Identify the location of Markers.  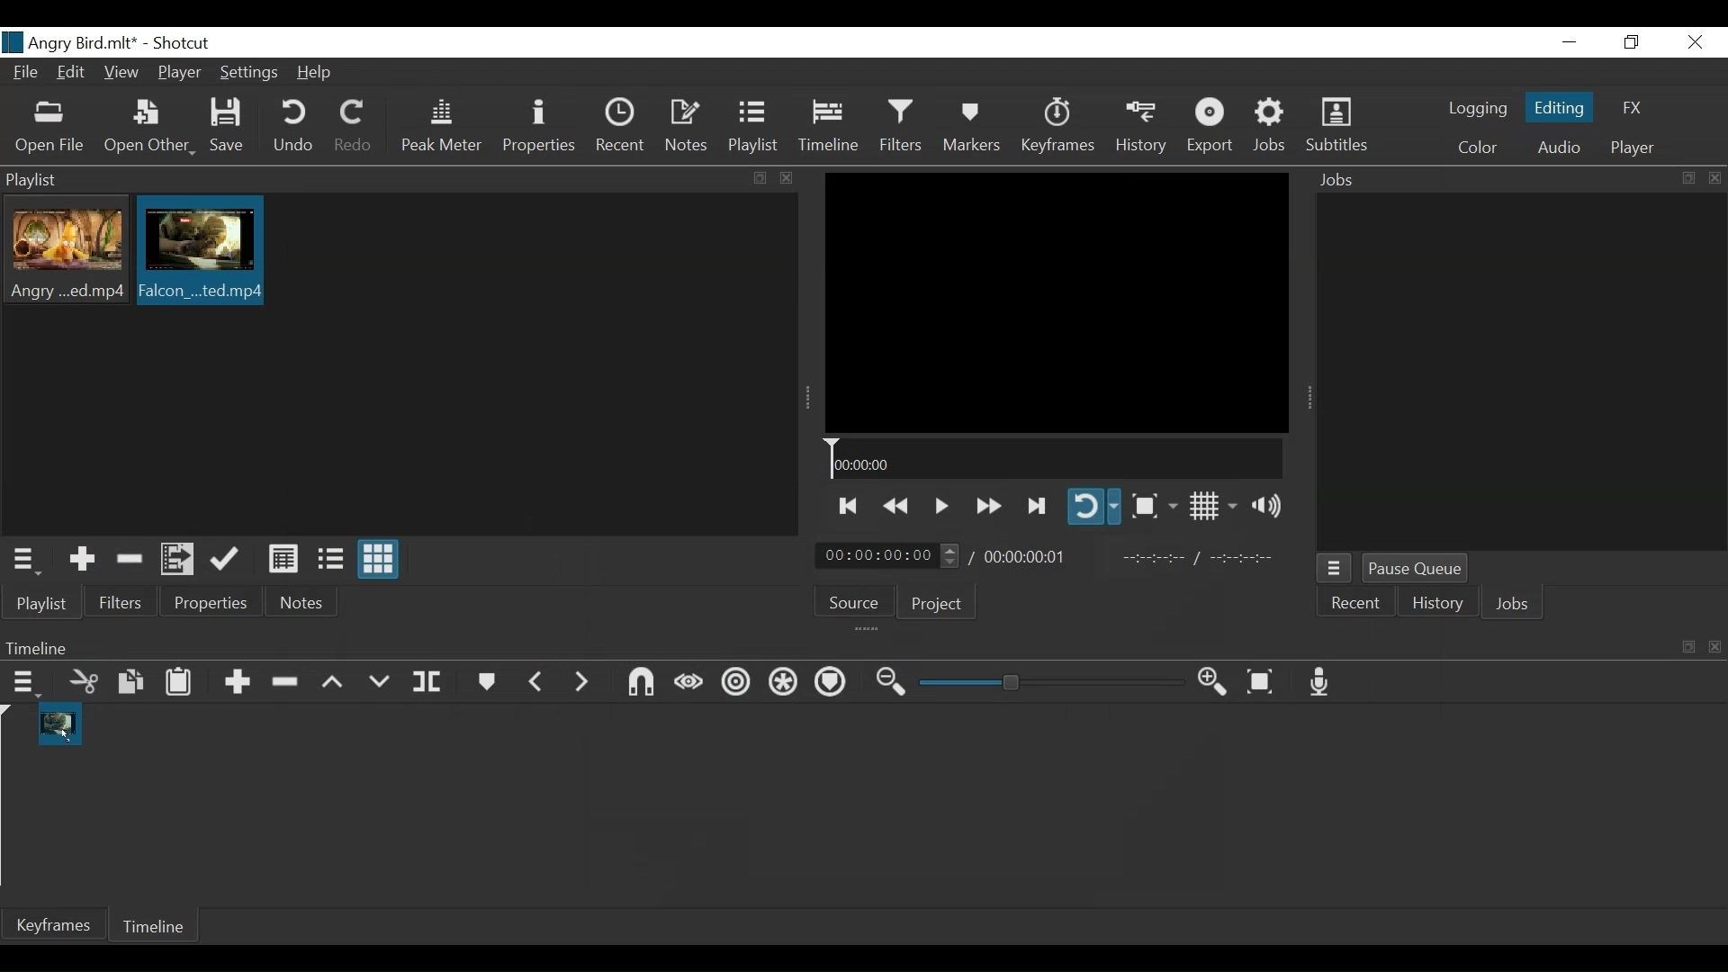
(971, 126).